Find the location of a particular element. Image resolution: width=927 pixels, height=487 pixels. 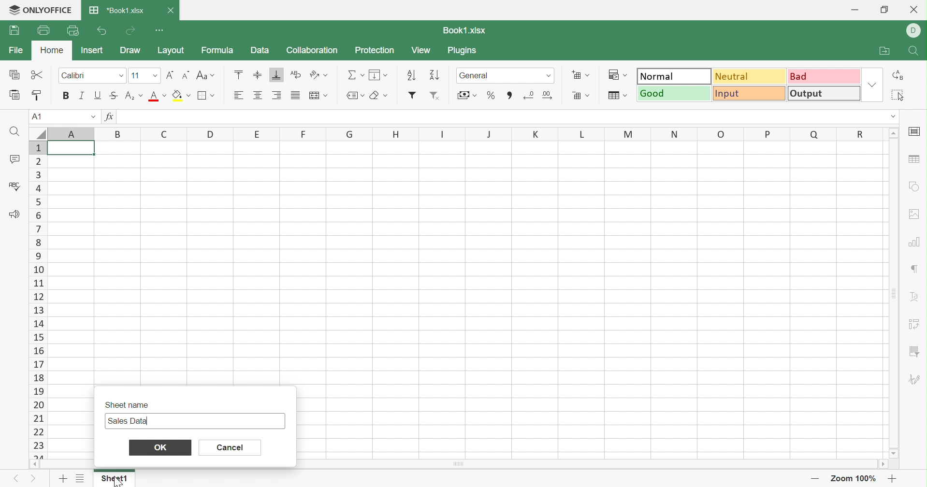

Replace is located at coordinates (900, 76).